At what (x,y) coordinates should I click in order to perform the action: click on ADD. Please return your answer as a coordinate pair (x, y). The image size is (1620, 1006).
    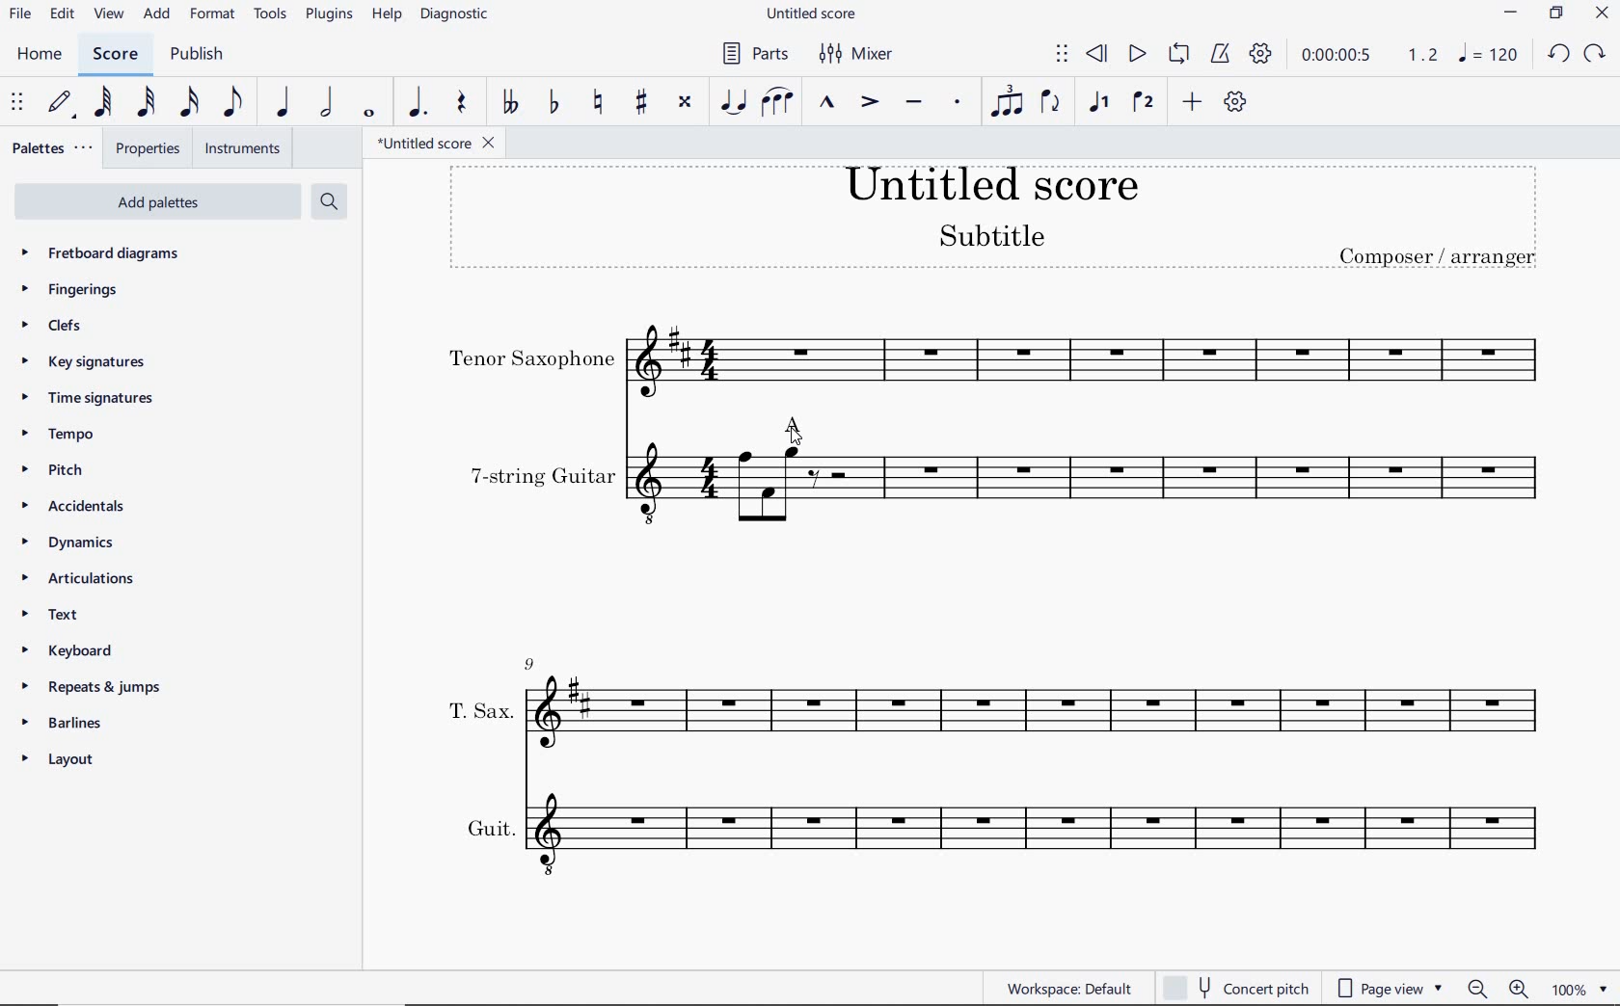
    Looking at the image, I should click on (157, 13).